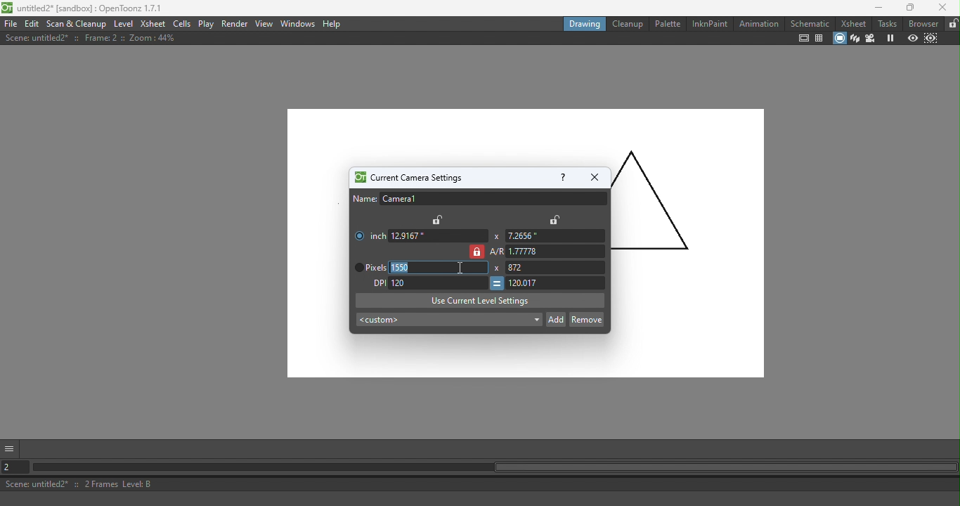 This screenshot has height=506, width=960. What do you see at coordinates (495, 236) in the screenshot?
I see `X` at bounding box center [495, 236].